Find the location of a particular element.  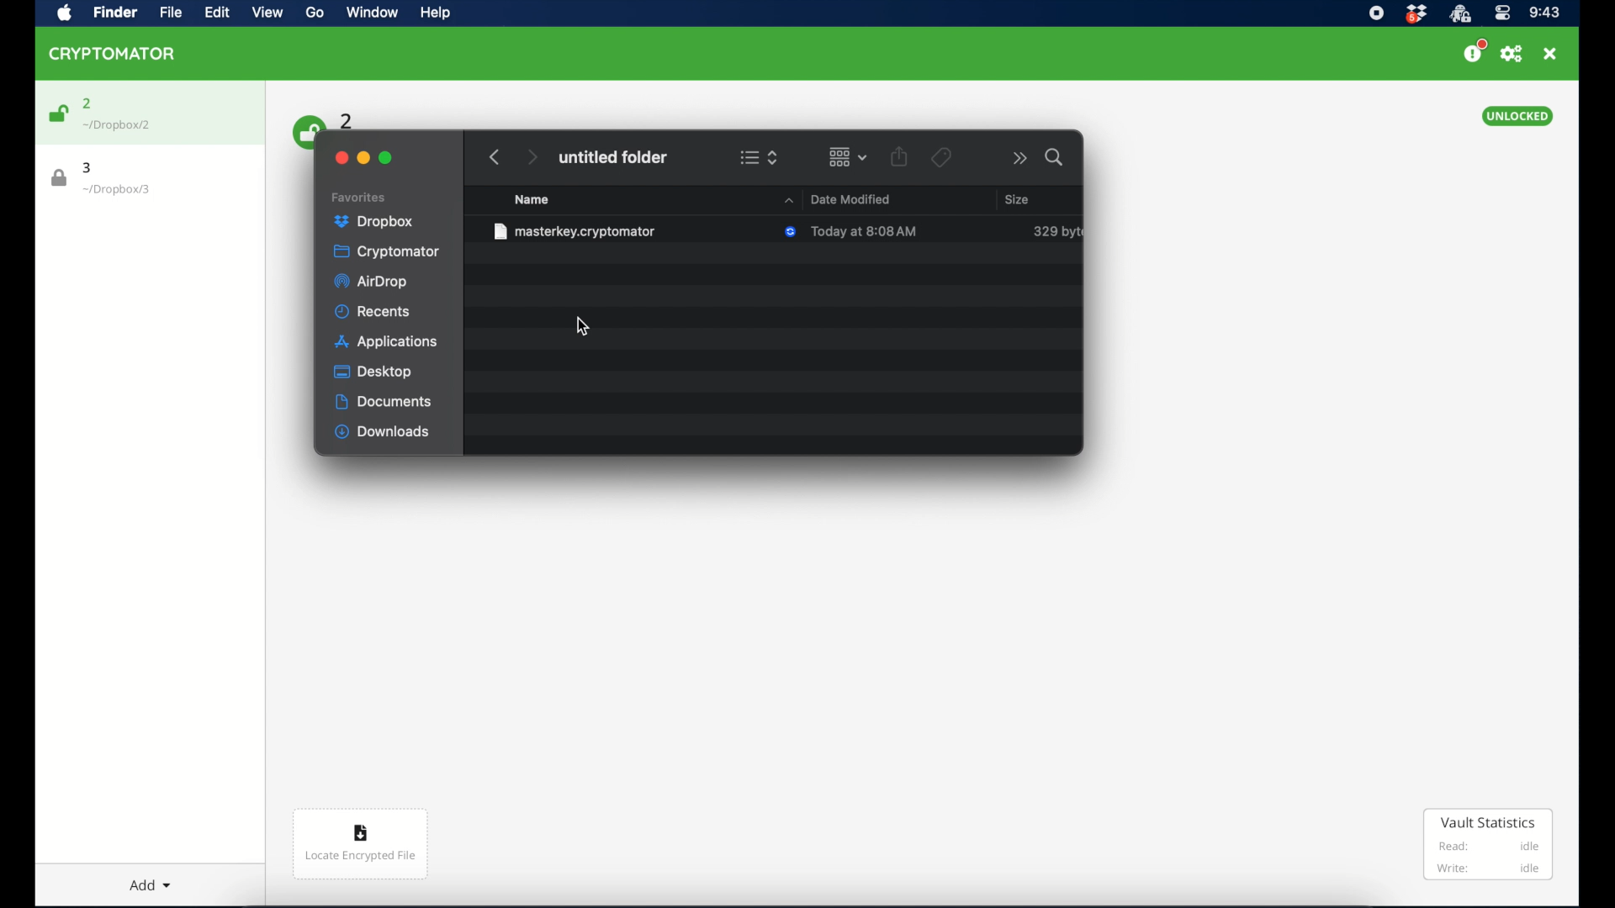

vault statistics is located at coordinates (1489, 846).